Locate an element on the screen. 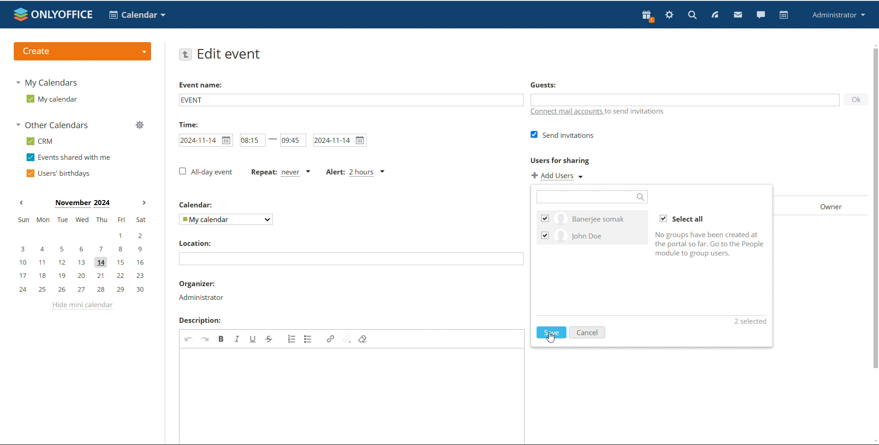  3, 4, 5, 6, 7, 8, 9 is located at coordinates (81, 250).